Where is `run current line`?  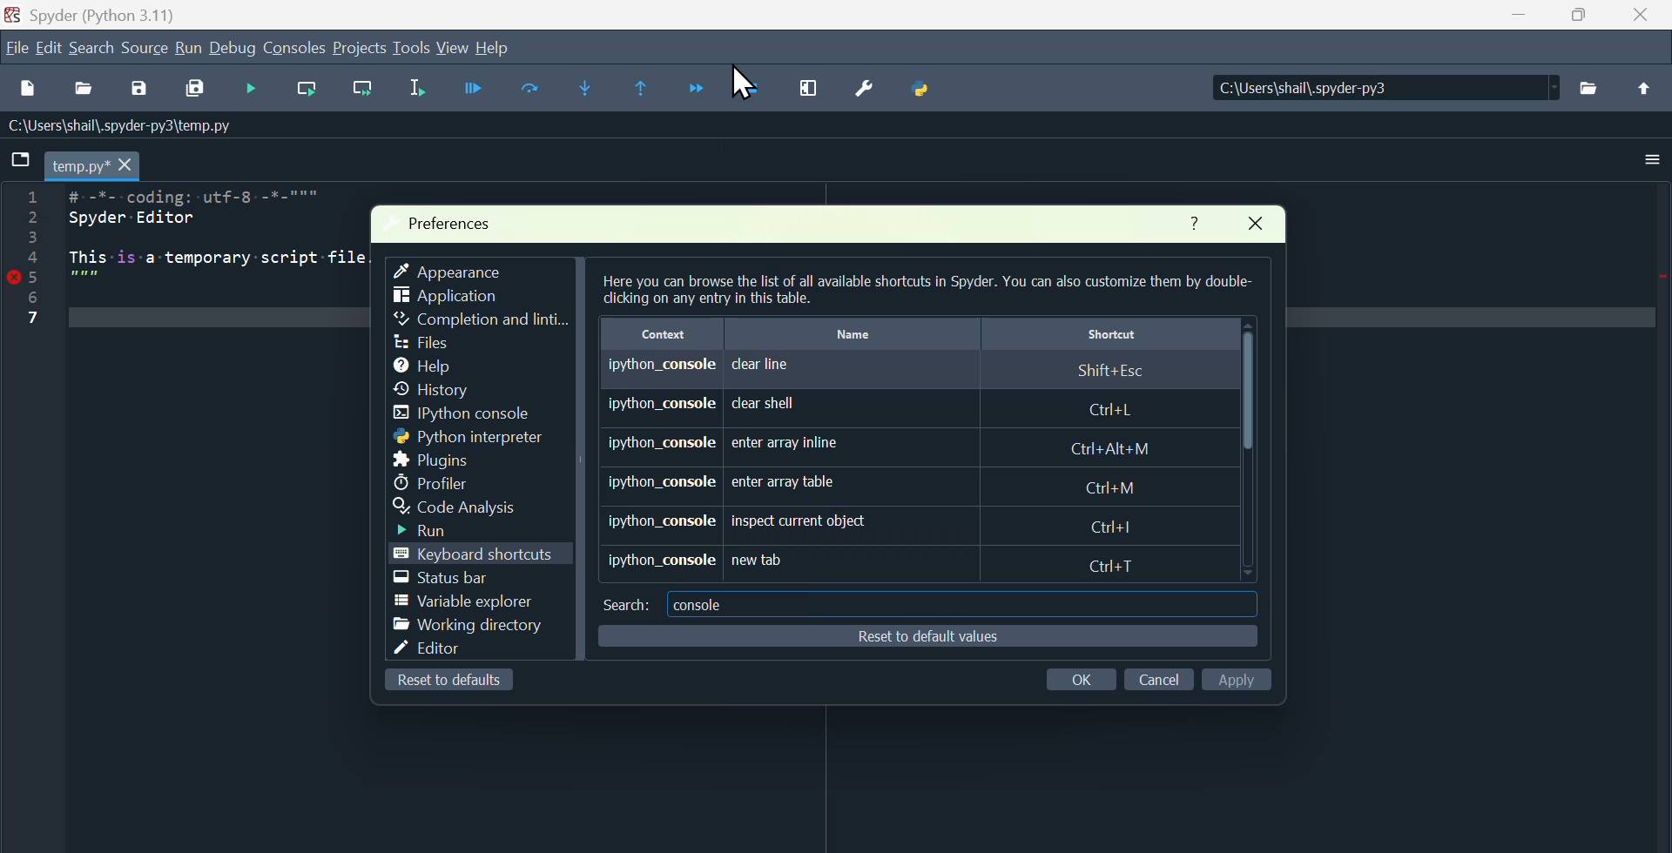 run current line is located at coordinates (312, 91).